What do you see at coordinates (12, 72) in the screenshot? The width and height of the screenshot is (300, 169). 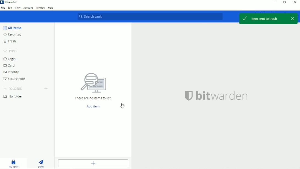 I see `Identity` at bounding box center [12, 72].